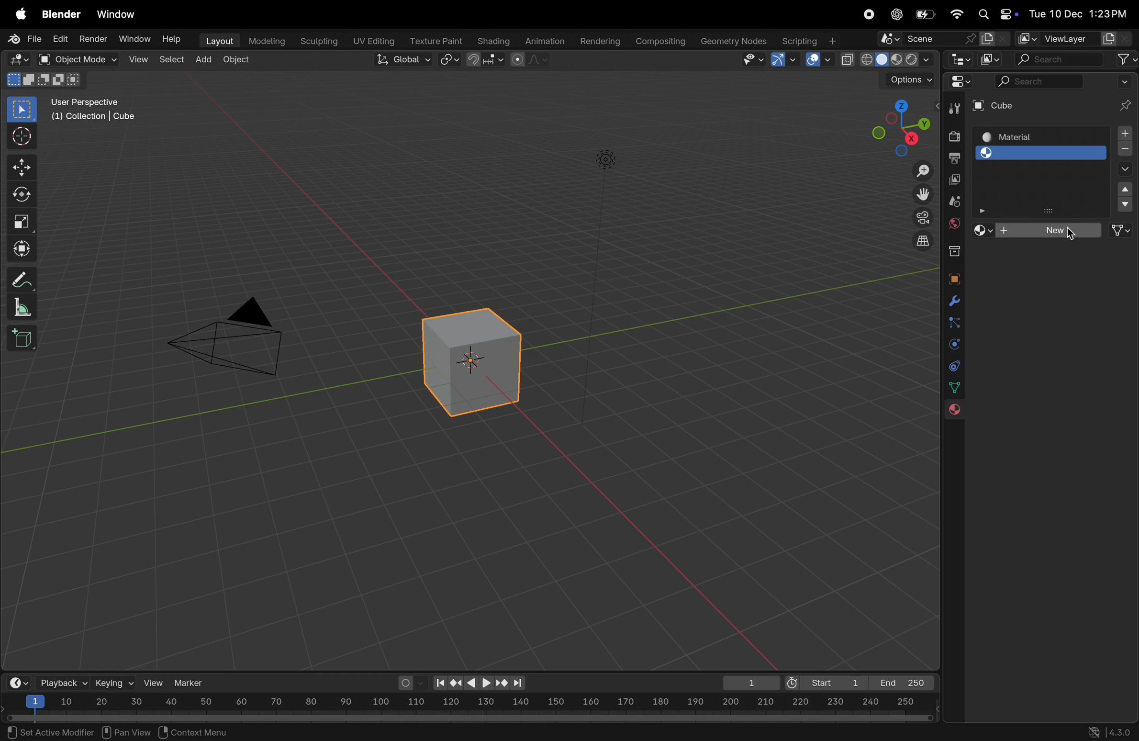 This screenshot has height=741, width=1139. What do you see at coordinates (57, 40) in the screenshot?
I see `edit` at bounding box center [57, 40].